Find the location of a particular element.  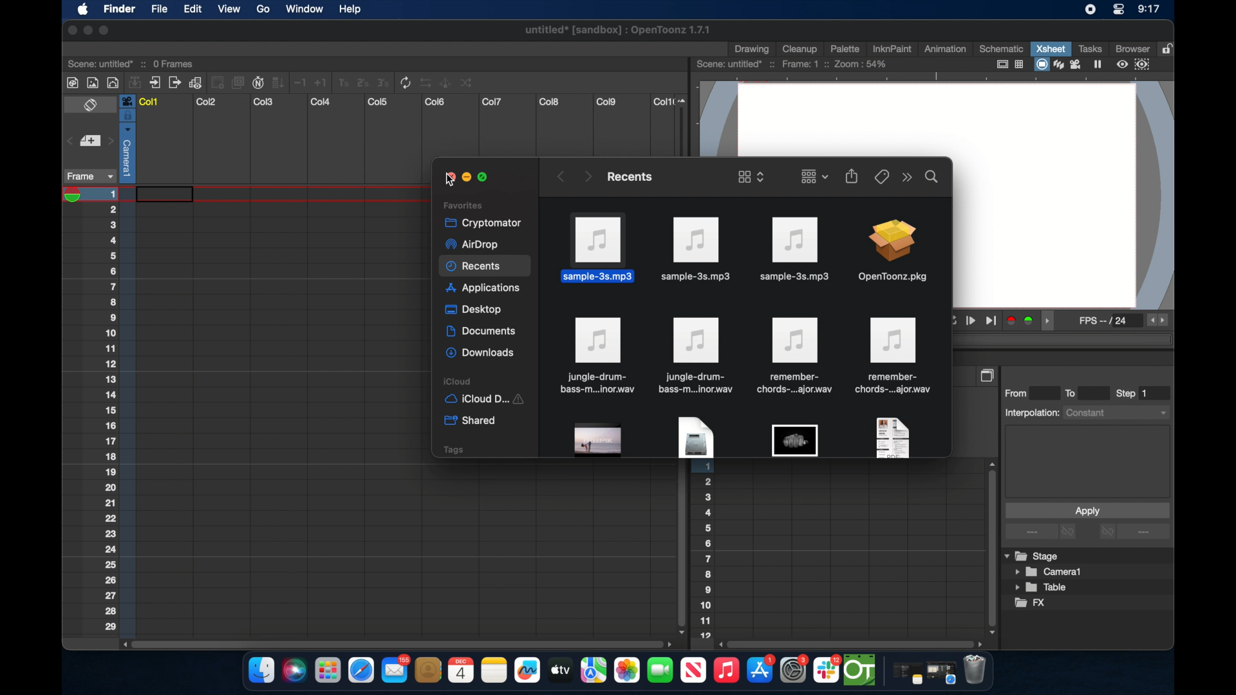

previous is located at coordinates (559, 176).